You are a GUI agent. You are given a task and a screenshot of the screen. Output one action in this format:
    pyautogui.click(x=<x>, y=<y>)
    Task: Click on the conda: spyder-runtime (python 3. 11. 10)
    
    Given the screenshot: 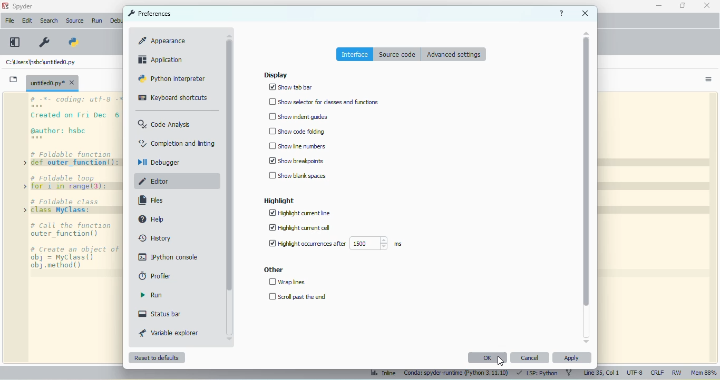 What is the action you would take?
    pyautogui.click(x=455, y=374)
    